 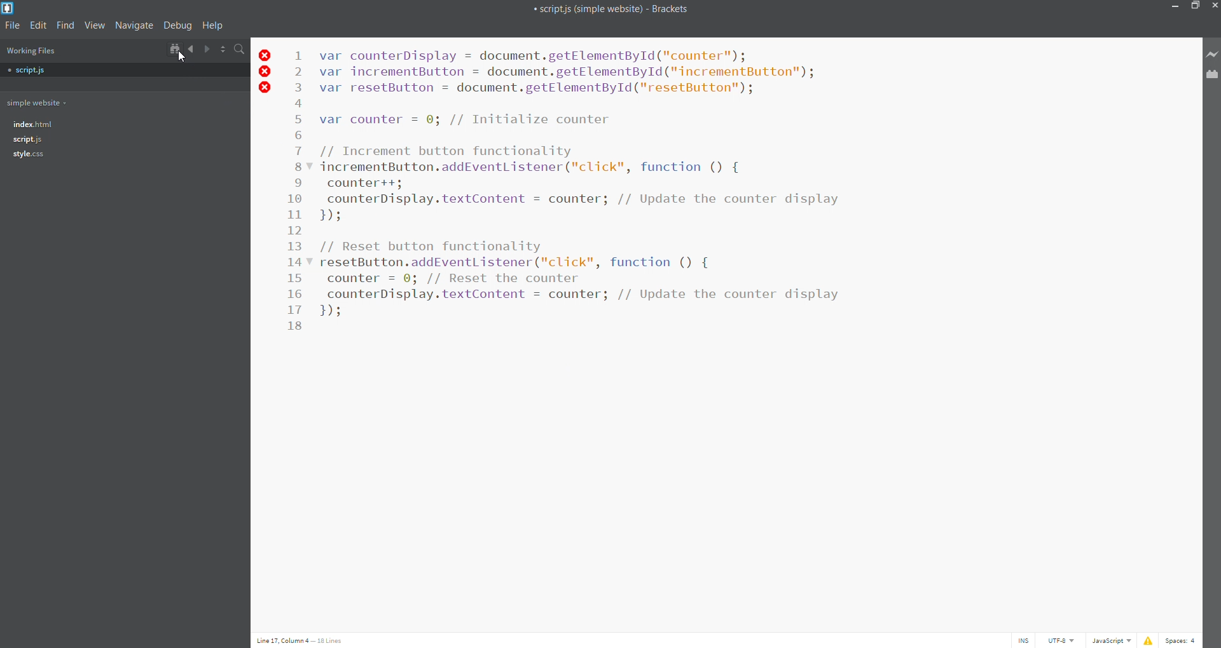 What do you see at coordinates (94, 26) in the screenshot?
I see `view` at bounding box center [94, 26].